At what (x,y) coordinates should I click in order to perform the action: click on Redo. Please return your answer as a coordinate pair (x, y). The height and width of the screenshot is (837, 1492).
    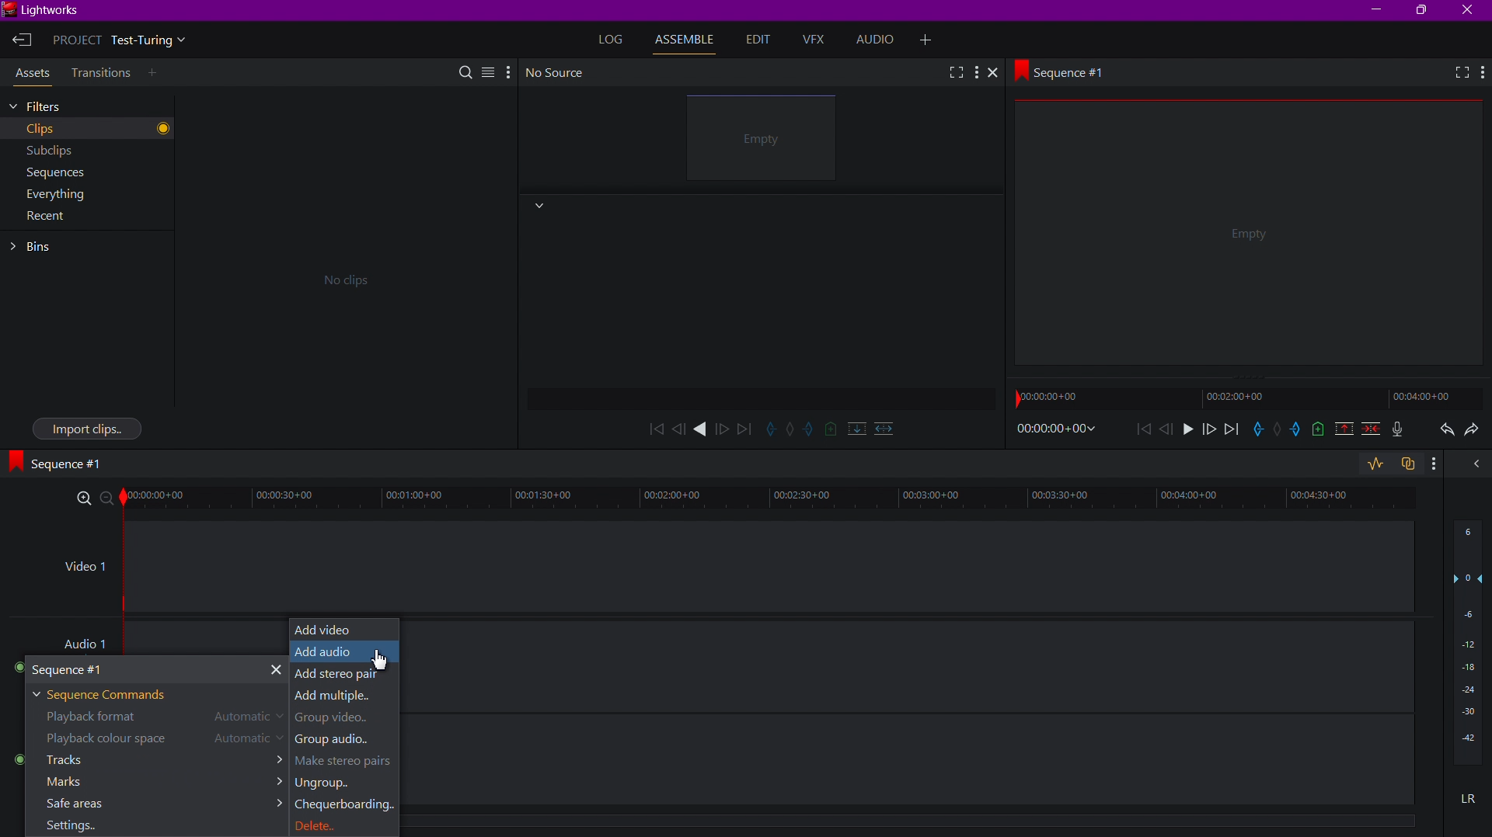
    Looking at the image, I should click on (1473, 433).